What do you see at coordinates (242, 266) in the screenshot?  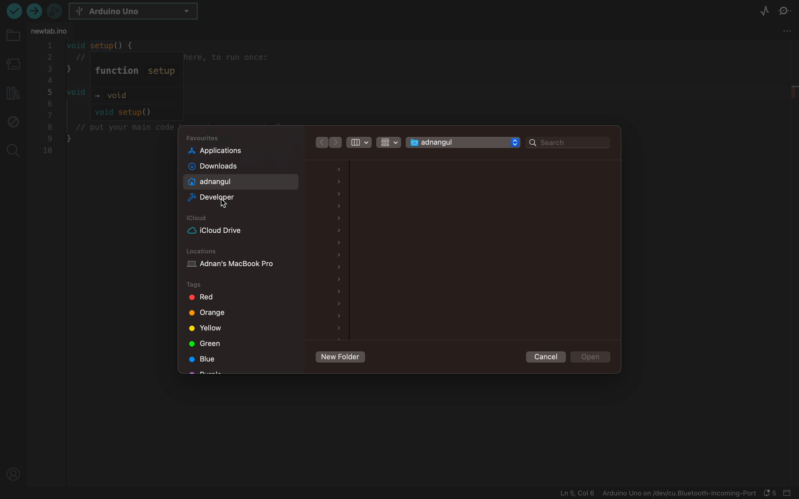 I see `adnan's mackbook pro` at bounding box center [242, 266].